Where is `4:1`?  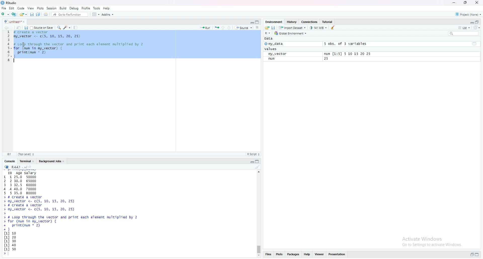
4:1 is located at coordinates (9, 154).